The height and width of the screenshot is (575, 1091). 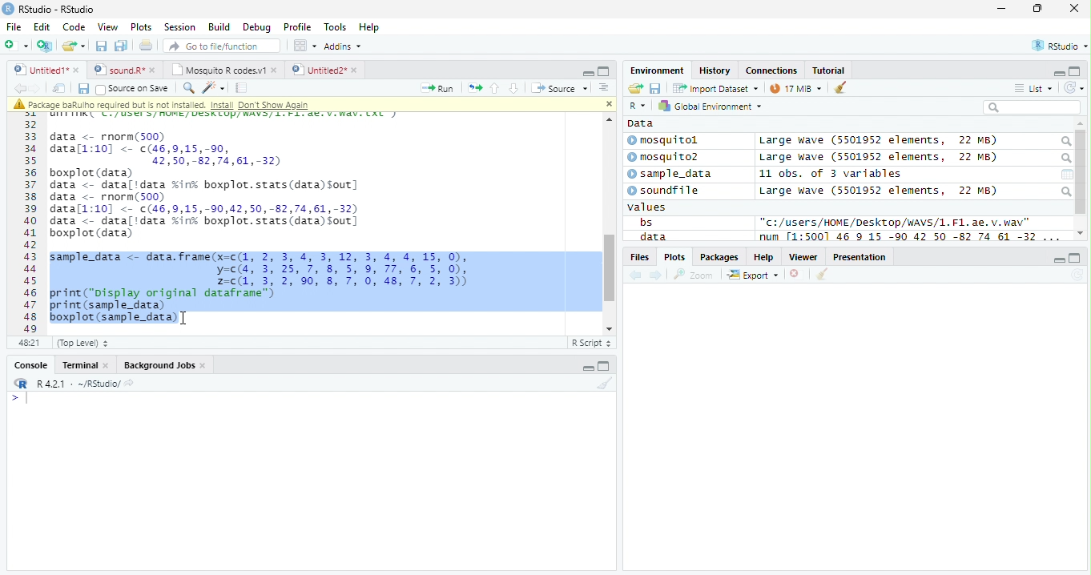 What do you see at coordinates (179, 26) in the screenshot?
I see `Session` at bounding box center [179, 26].